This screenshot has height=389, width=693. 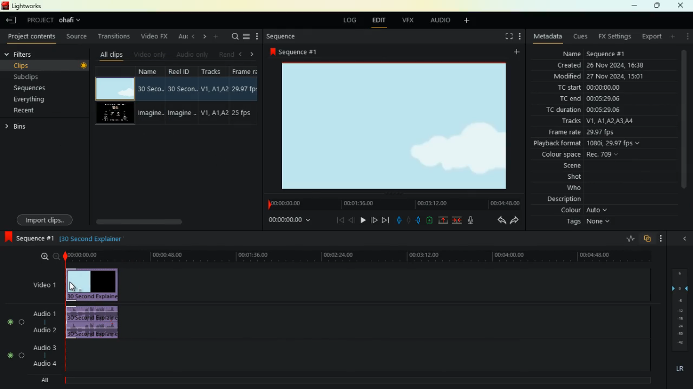 What do you see at coordinates (456, 220) in the screenshot?
I see `merge` at bounding box center [456, 220].